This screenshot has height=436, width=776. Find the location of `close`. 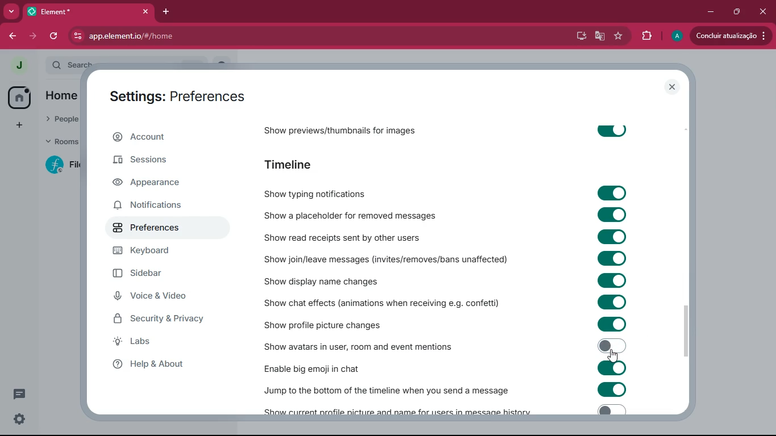

close is located at coordinates (673, 87).